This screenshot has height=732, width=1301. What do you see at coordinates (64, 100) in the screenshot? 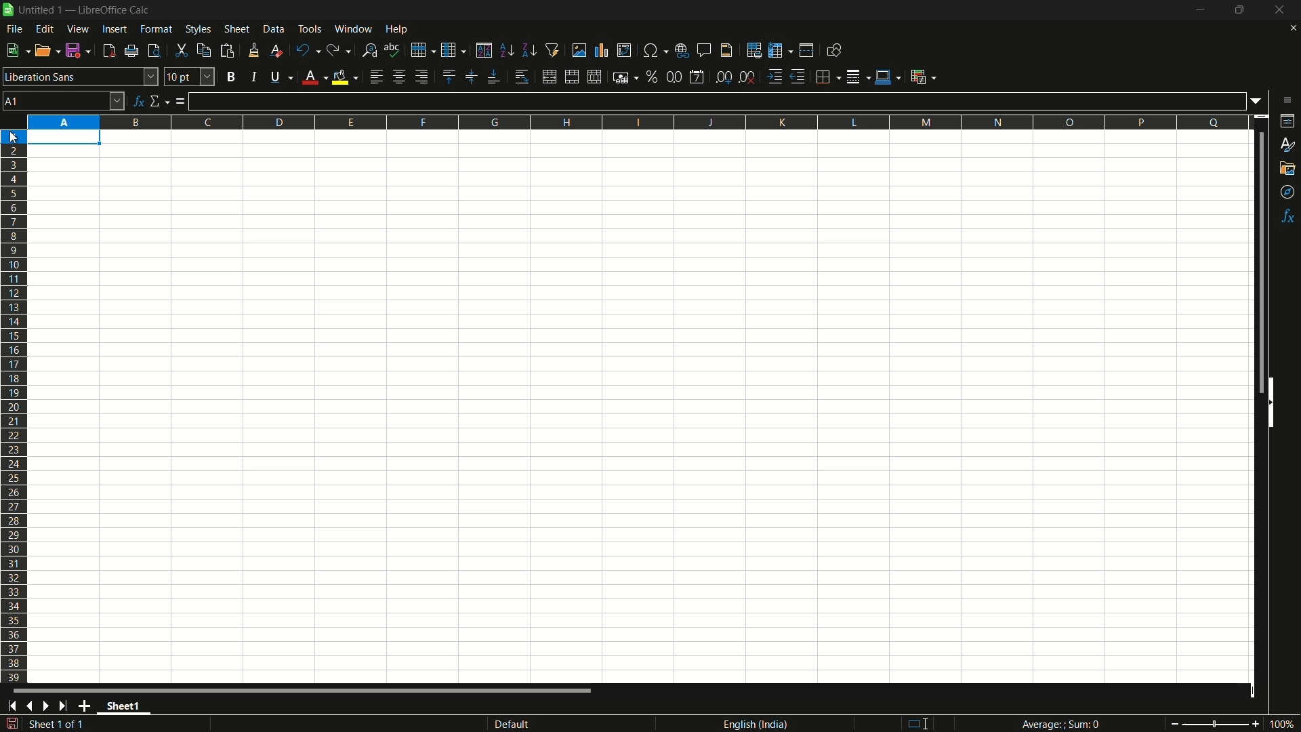
I see `cell name` at bounding box center [64, 100].